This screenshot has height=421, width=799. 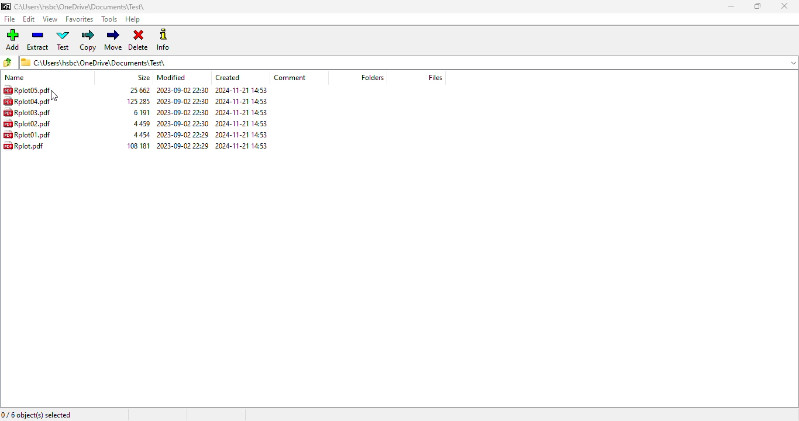 What do you see at coordinates (242, 135) in the screenshot?
I see `created date & time` at bounding box center [242, 135].